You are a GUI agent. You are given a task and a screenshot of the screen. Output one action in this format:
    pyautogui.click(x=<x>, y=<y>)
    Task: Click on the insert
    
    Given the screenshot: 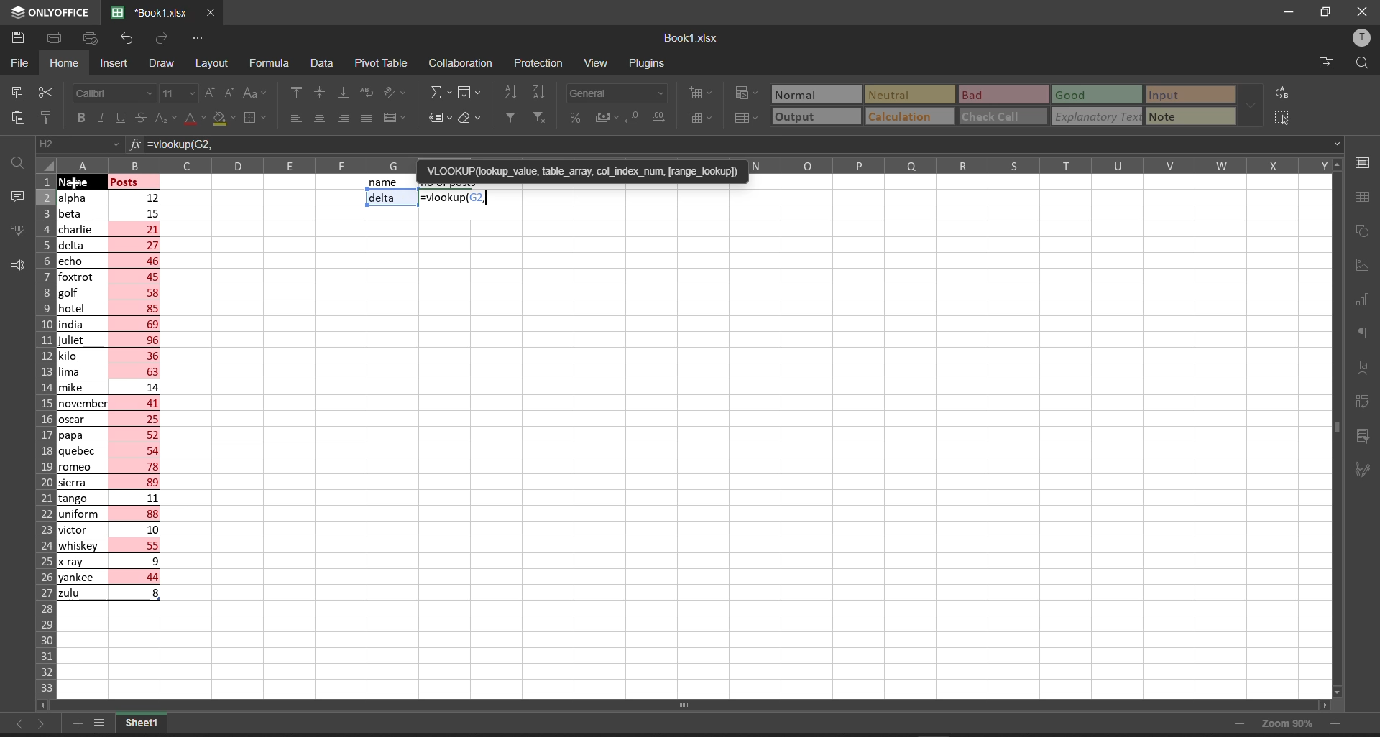 What is the action you would take?
    pyautogui.click(x=113, y=64)
    